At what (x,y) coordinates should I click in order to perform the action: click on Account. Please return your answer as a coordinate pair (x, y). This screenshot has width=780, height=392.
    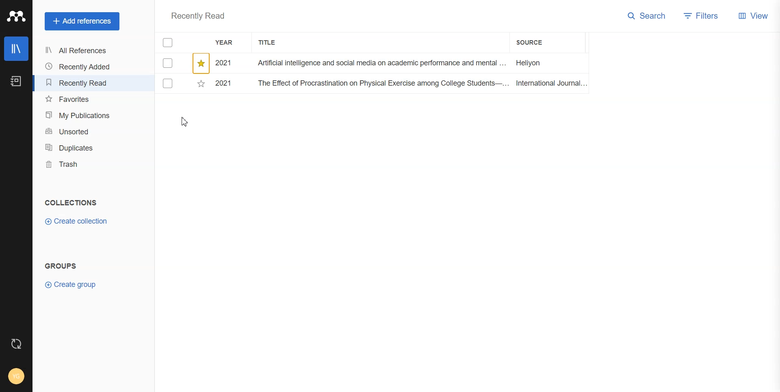
    Looking at the image, I should click on (16, 375).